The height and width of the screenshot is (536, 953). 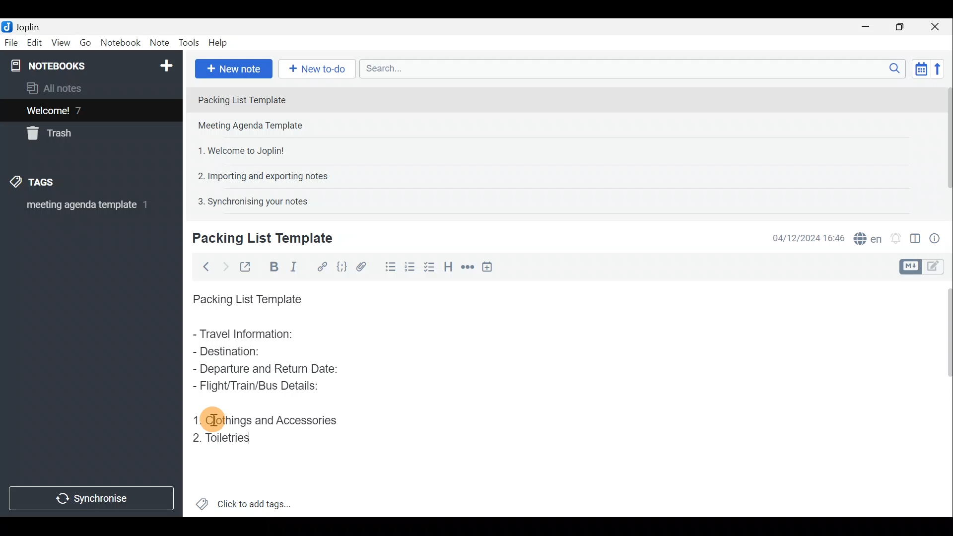 What do you see at coordinates (449, 266) in the screenshot?
I see `Heading` at bounding box center [449, 266].